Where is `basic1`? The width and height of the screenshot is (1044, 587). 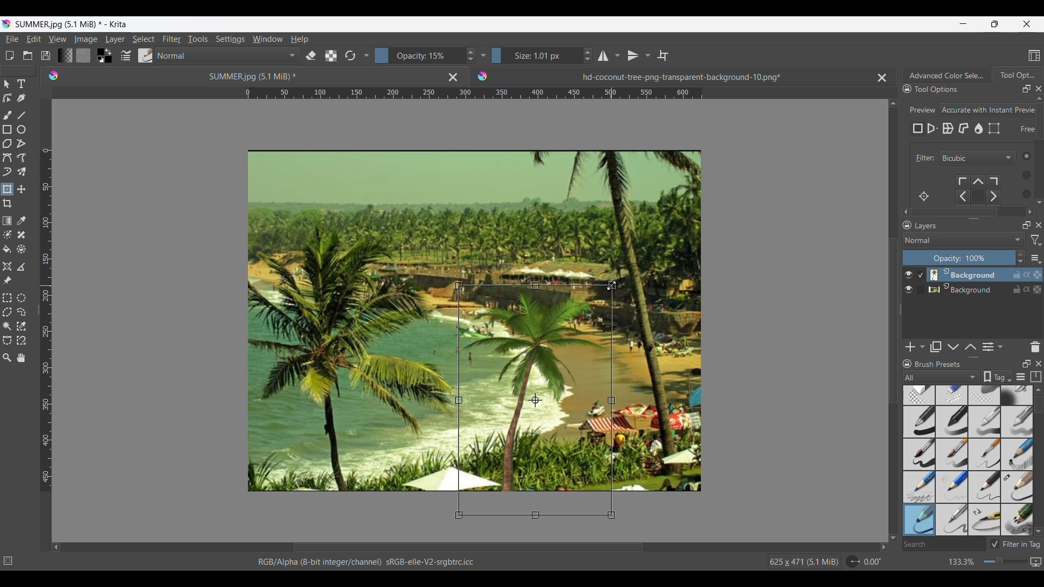
basic1 is located at coordinates (918, 421).